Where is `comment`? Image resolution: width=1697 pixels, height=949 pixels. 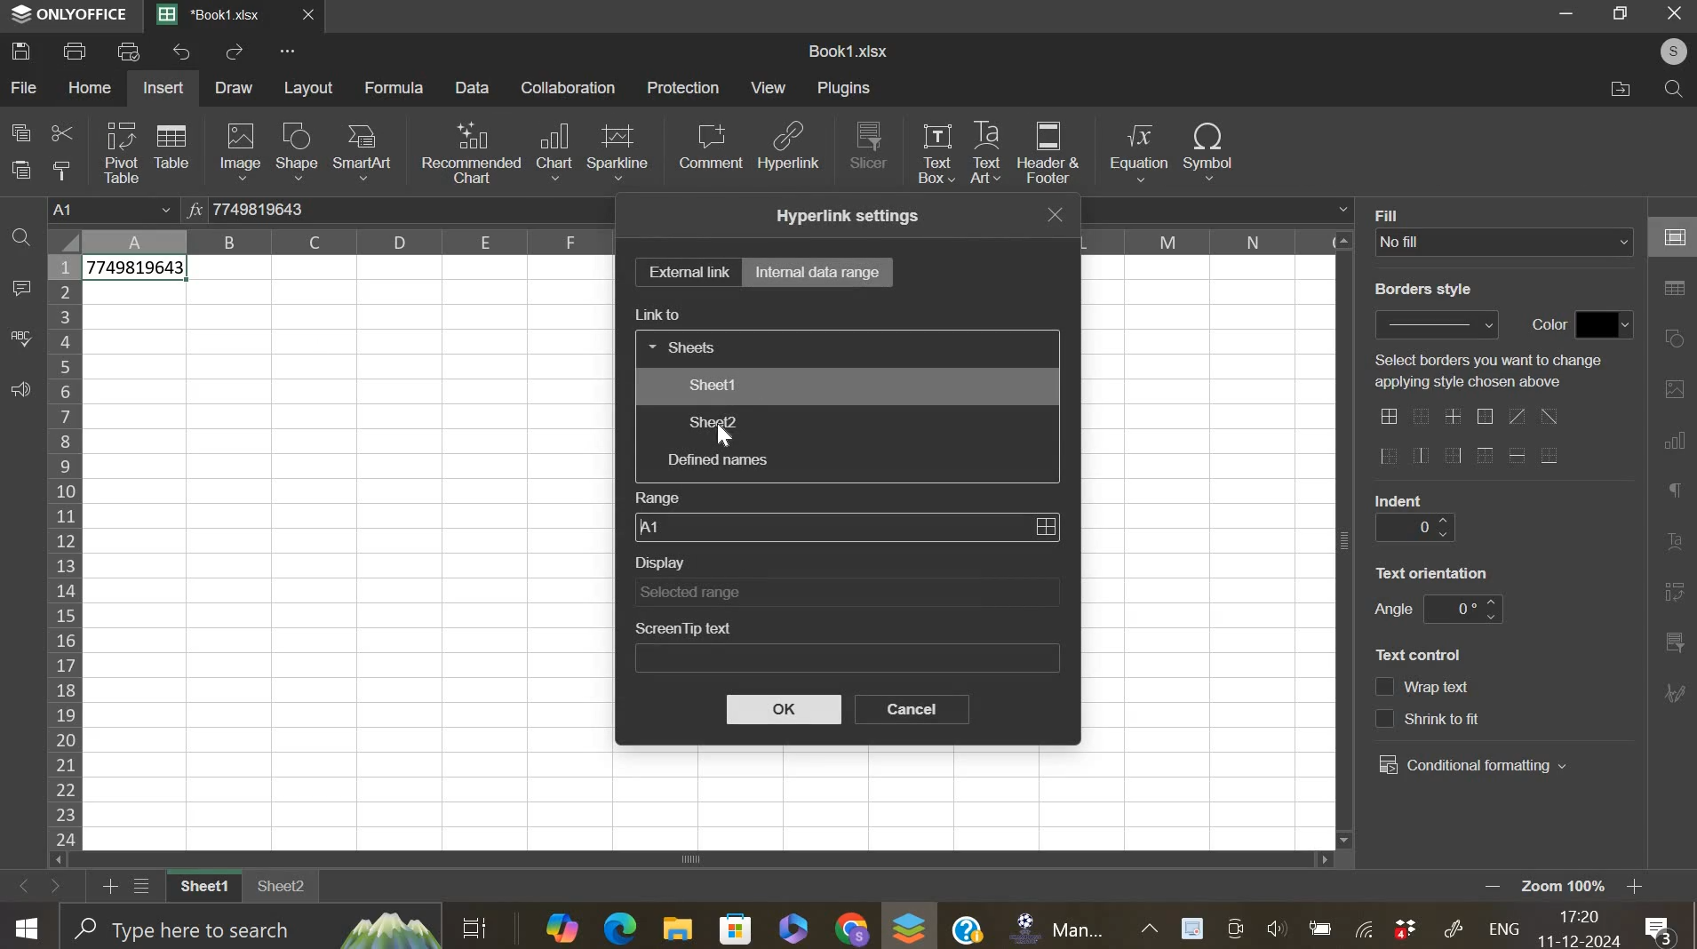
comment is located at coordinates (710, 146).